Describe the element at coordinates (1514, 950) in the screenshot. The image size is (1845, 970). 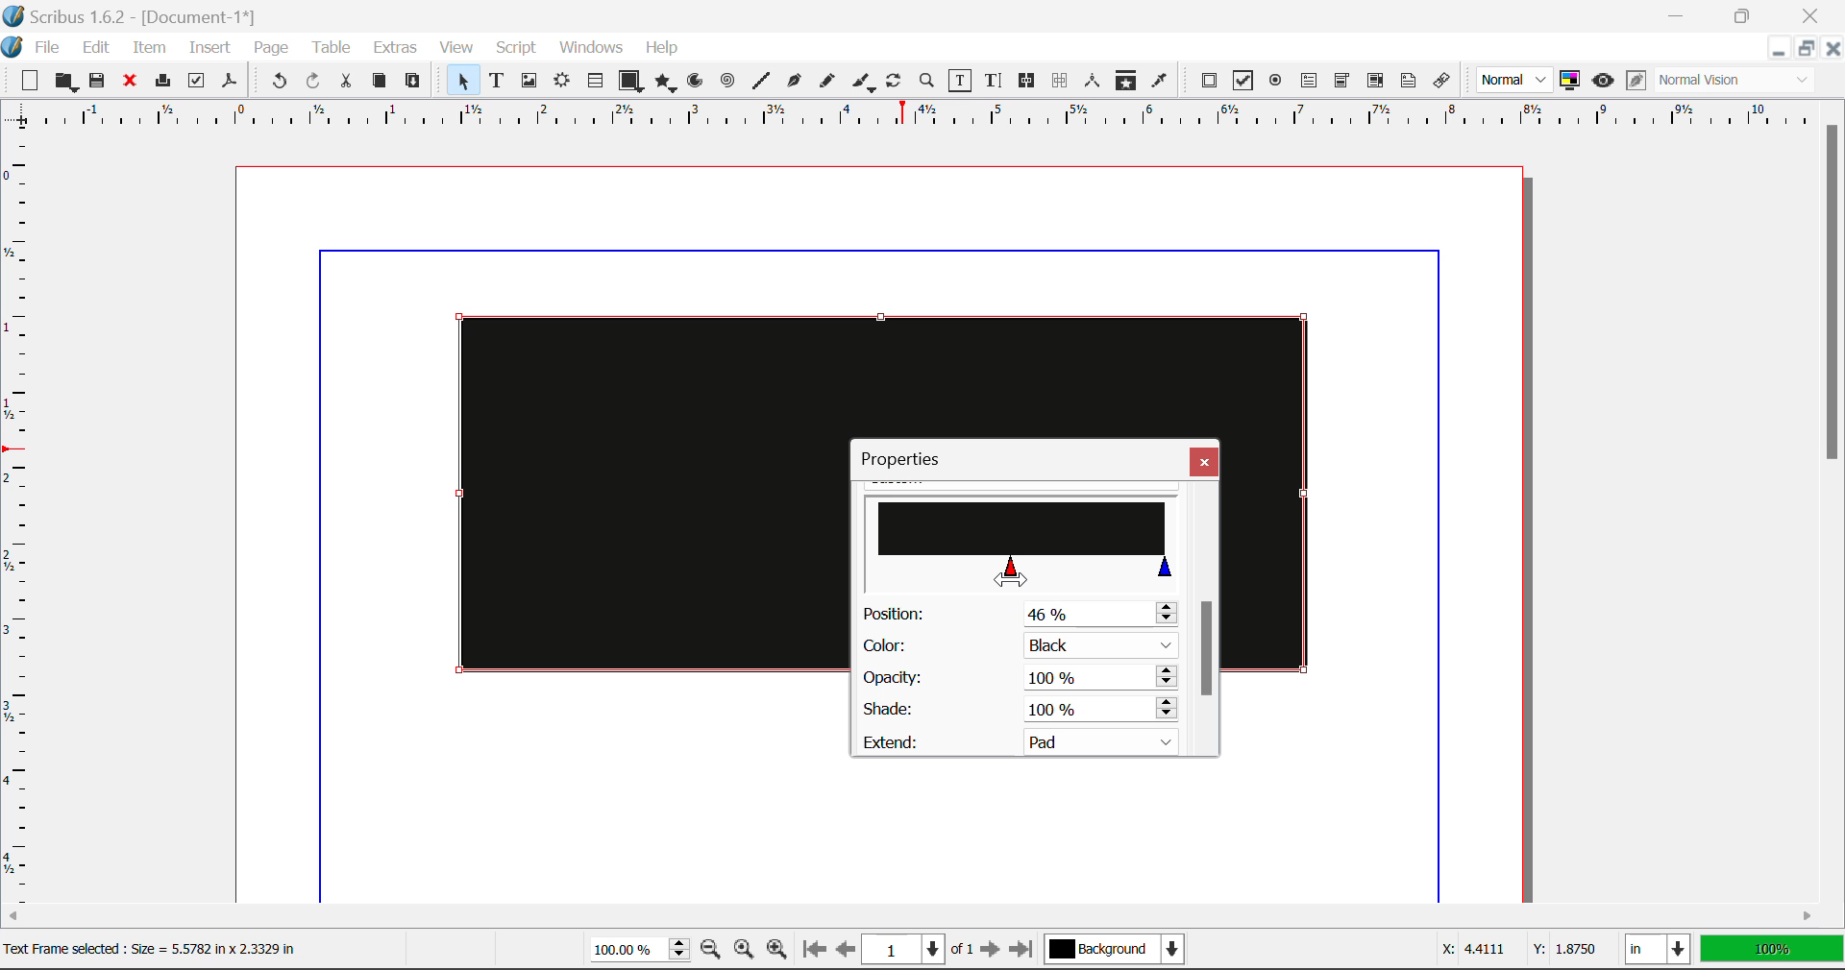
I see `Cursor Coordinates` at that location.